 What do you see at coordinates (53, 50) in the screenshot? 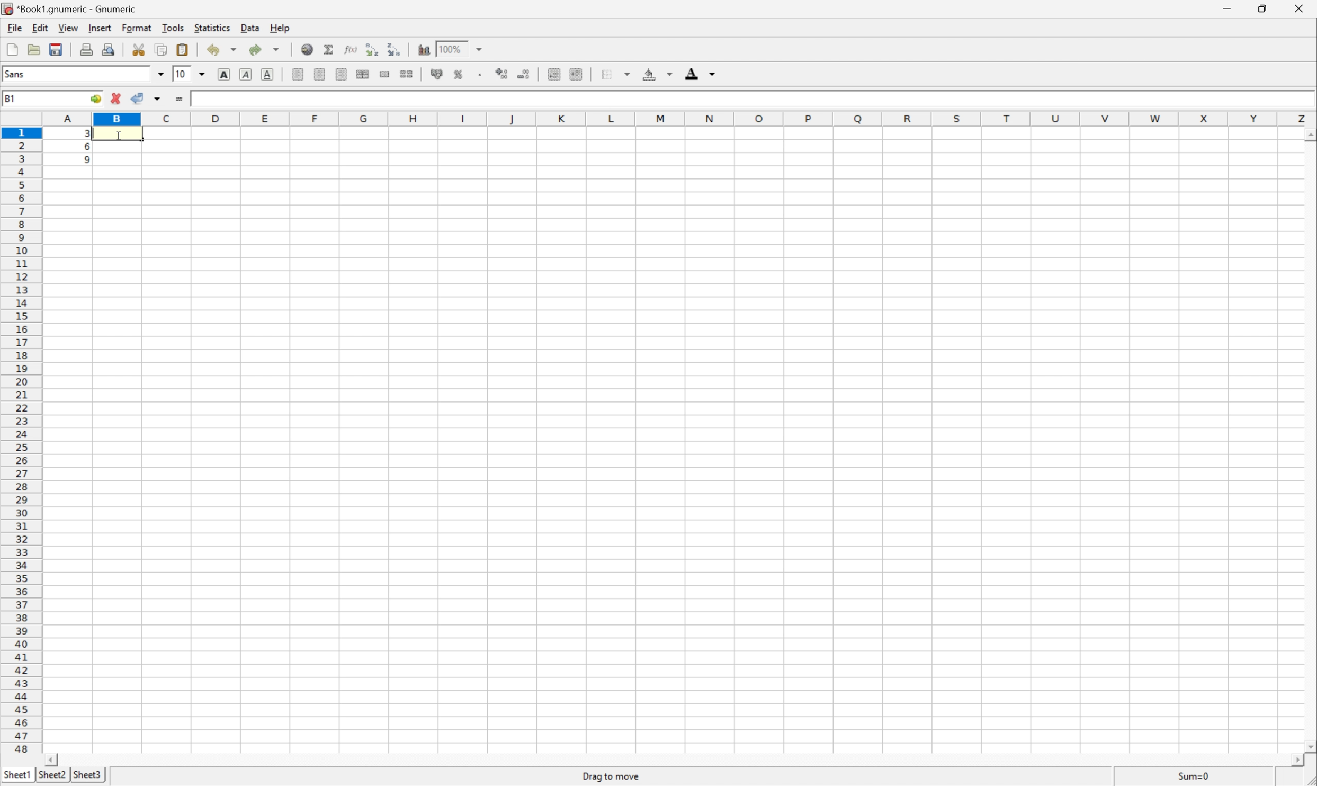
I see `Save current workbook` at bounding box center [53, 50].